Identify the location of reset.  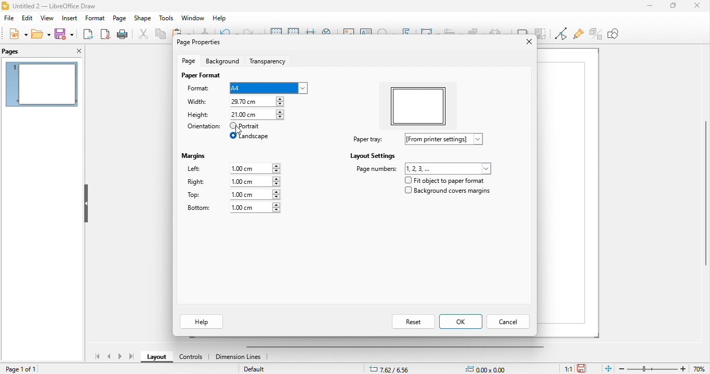
(404, 322).